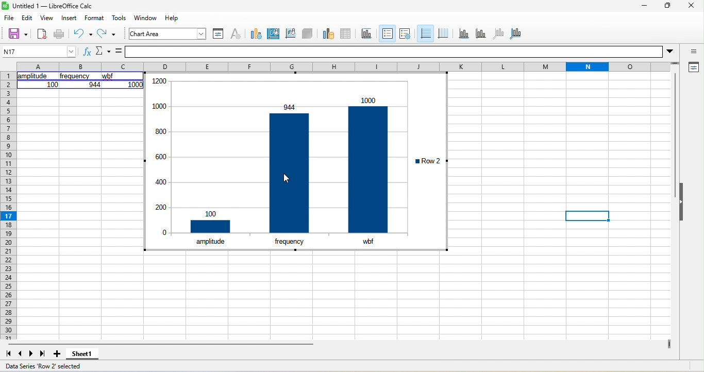 The height and width of the screenshot is (372, 704). What do you see at coordinates (346, 36) in the screenshot?
I see `data table` at bounding box center [346, 36].